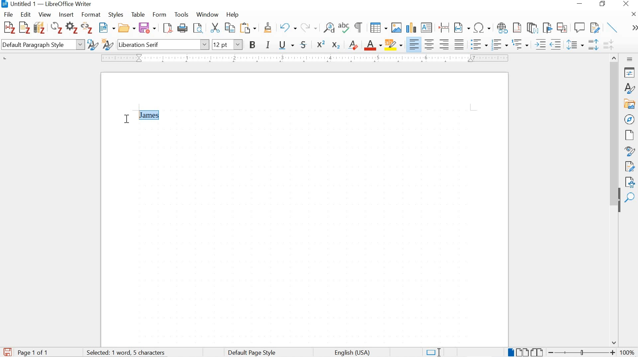 The height and width of the screenshot is (357, 638). Describe the element at coordinates (228, 44) in the screenshot. I see `font size` at that location.